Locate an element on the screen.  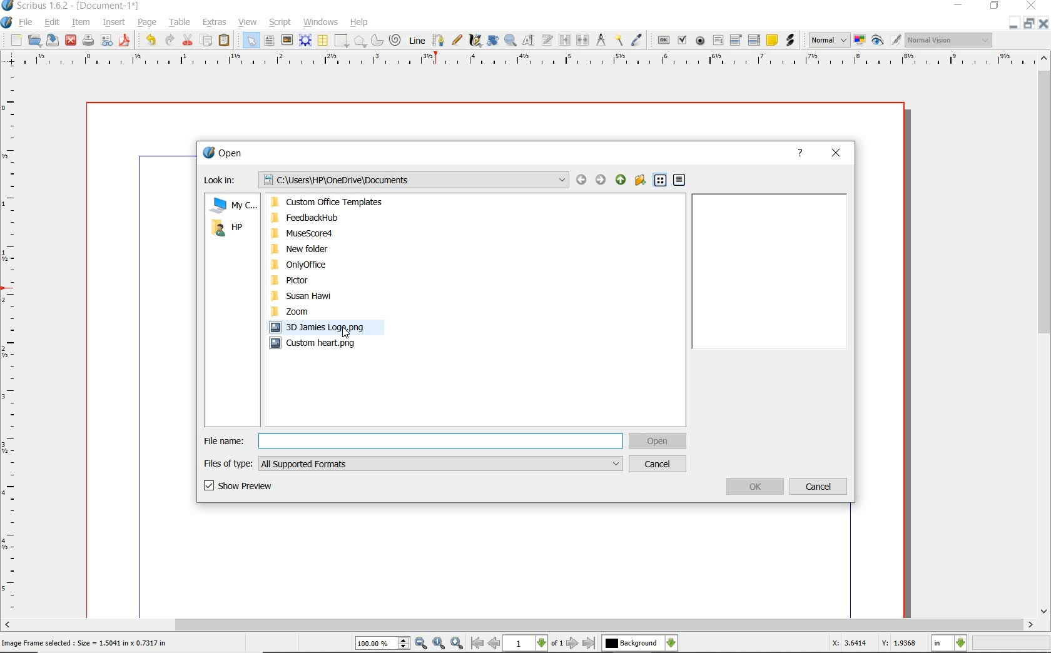
item is located at coordinates (79, 23).